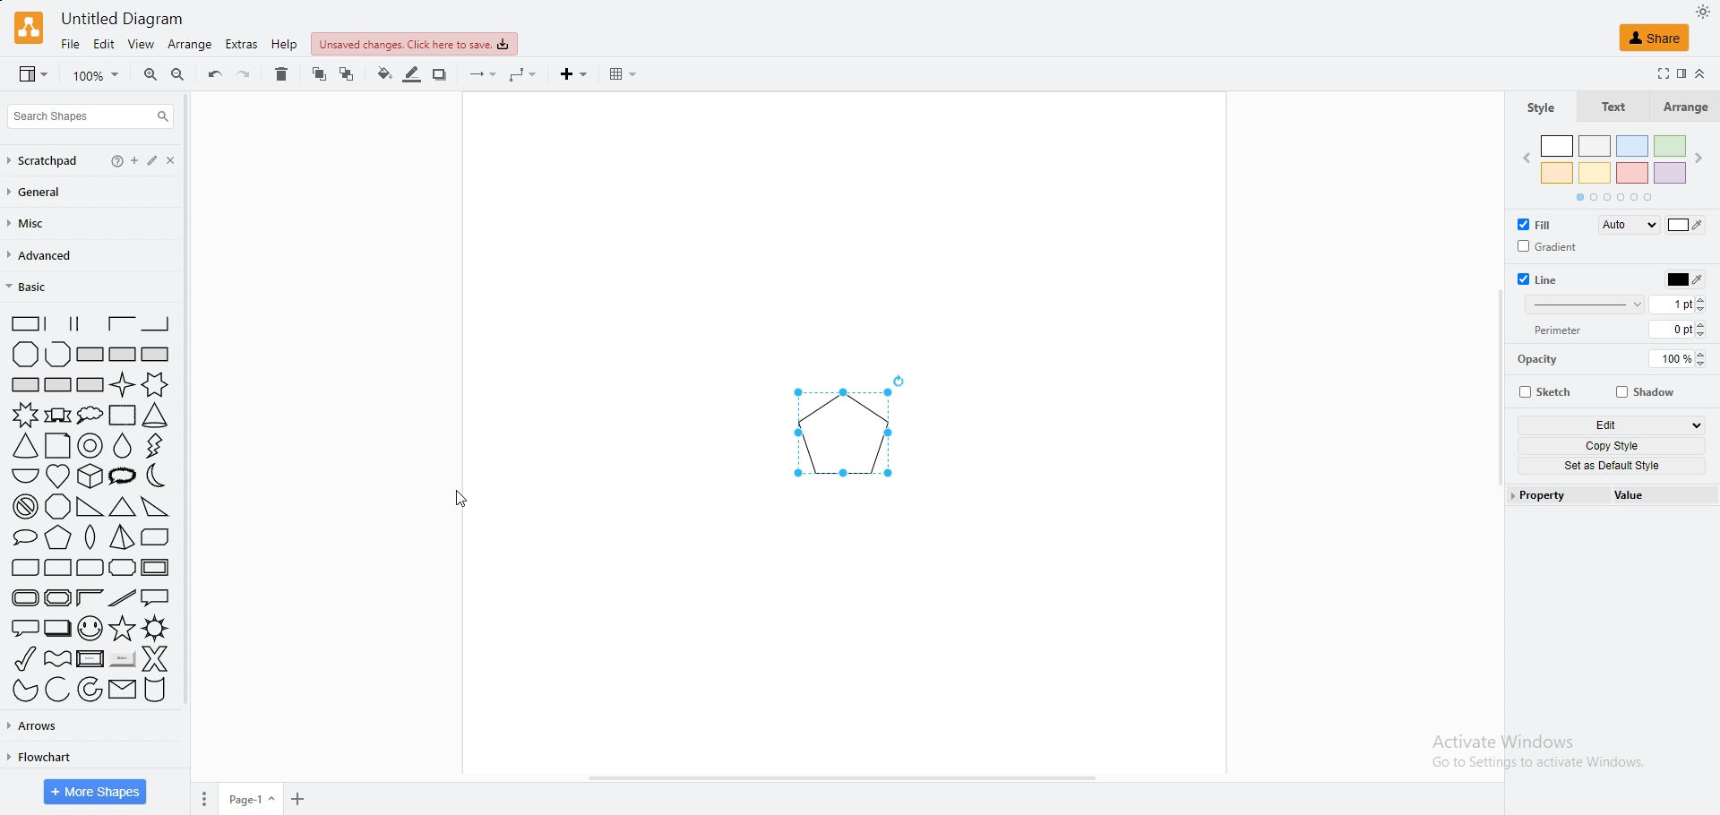  Describe the element at coordinates (59, 538) in the screenshot. I see `pentagon` at that location.